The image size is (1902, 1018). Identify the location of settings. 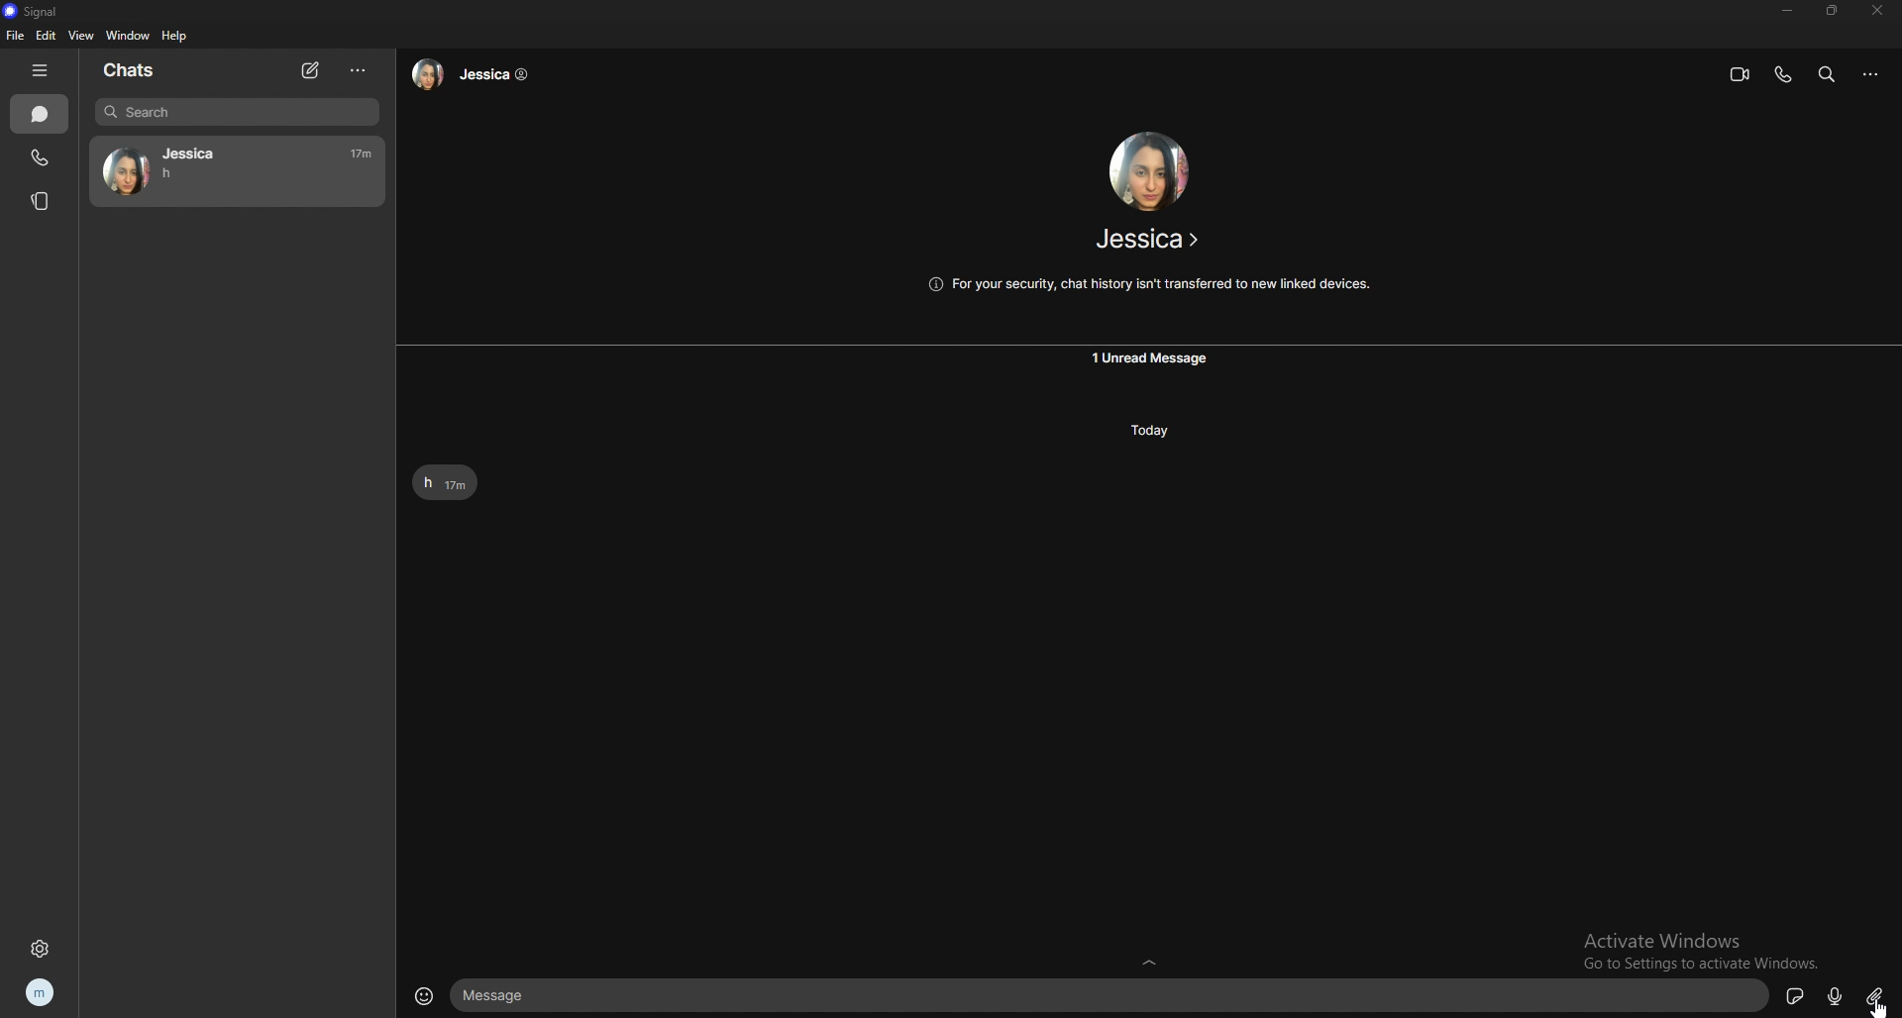
(40, 949).